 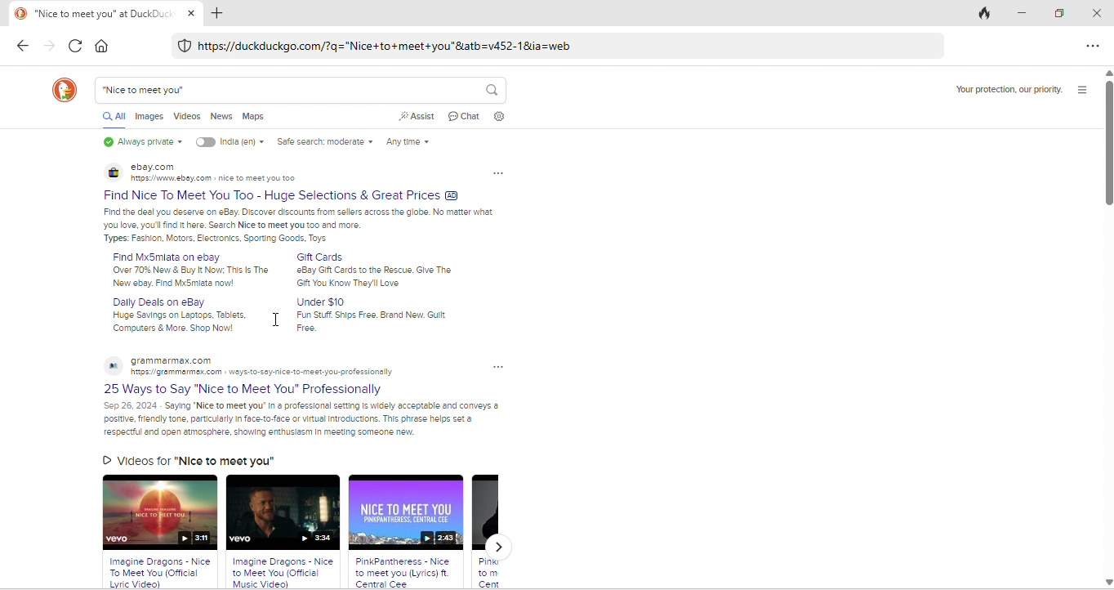 What do you see at coordinates (1081, 90) in the screenshot?
I see `option` at bounding box center [1081, 90].